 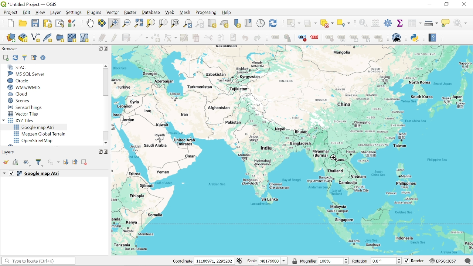 What do you see at coordinates (208, 38) in the screenshot?
I see `Cut feature` at bounding box center [208, 38].